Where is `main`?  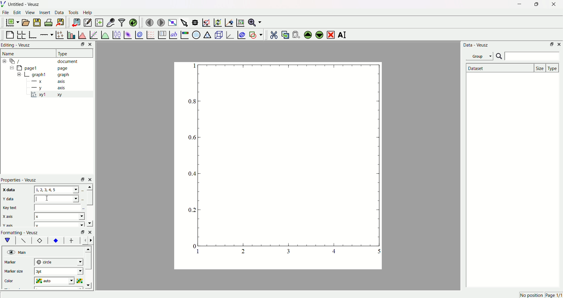 main is located at coordinates (9, 240).